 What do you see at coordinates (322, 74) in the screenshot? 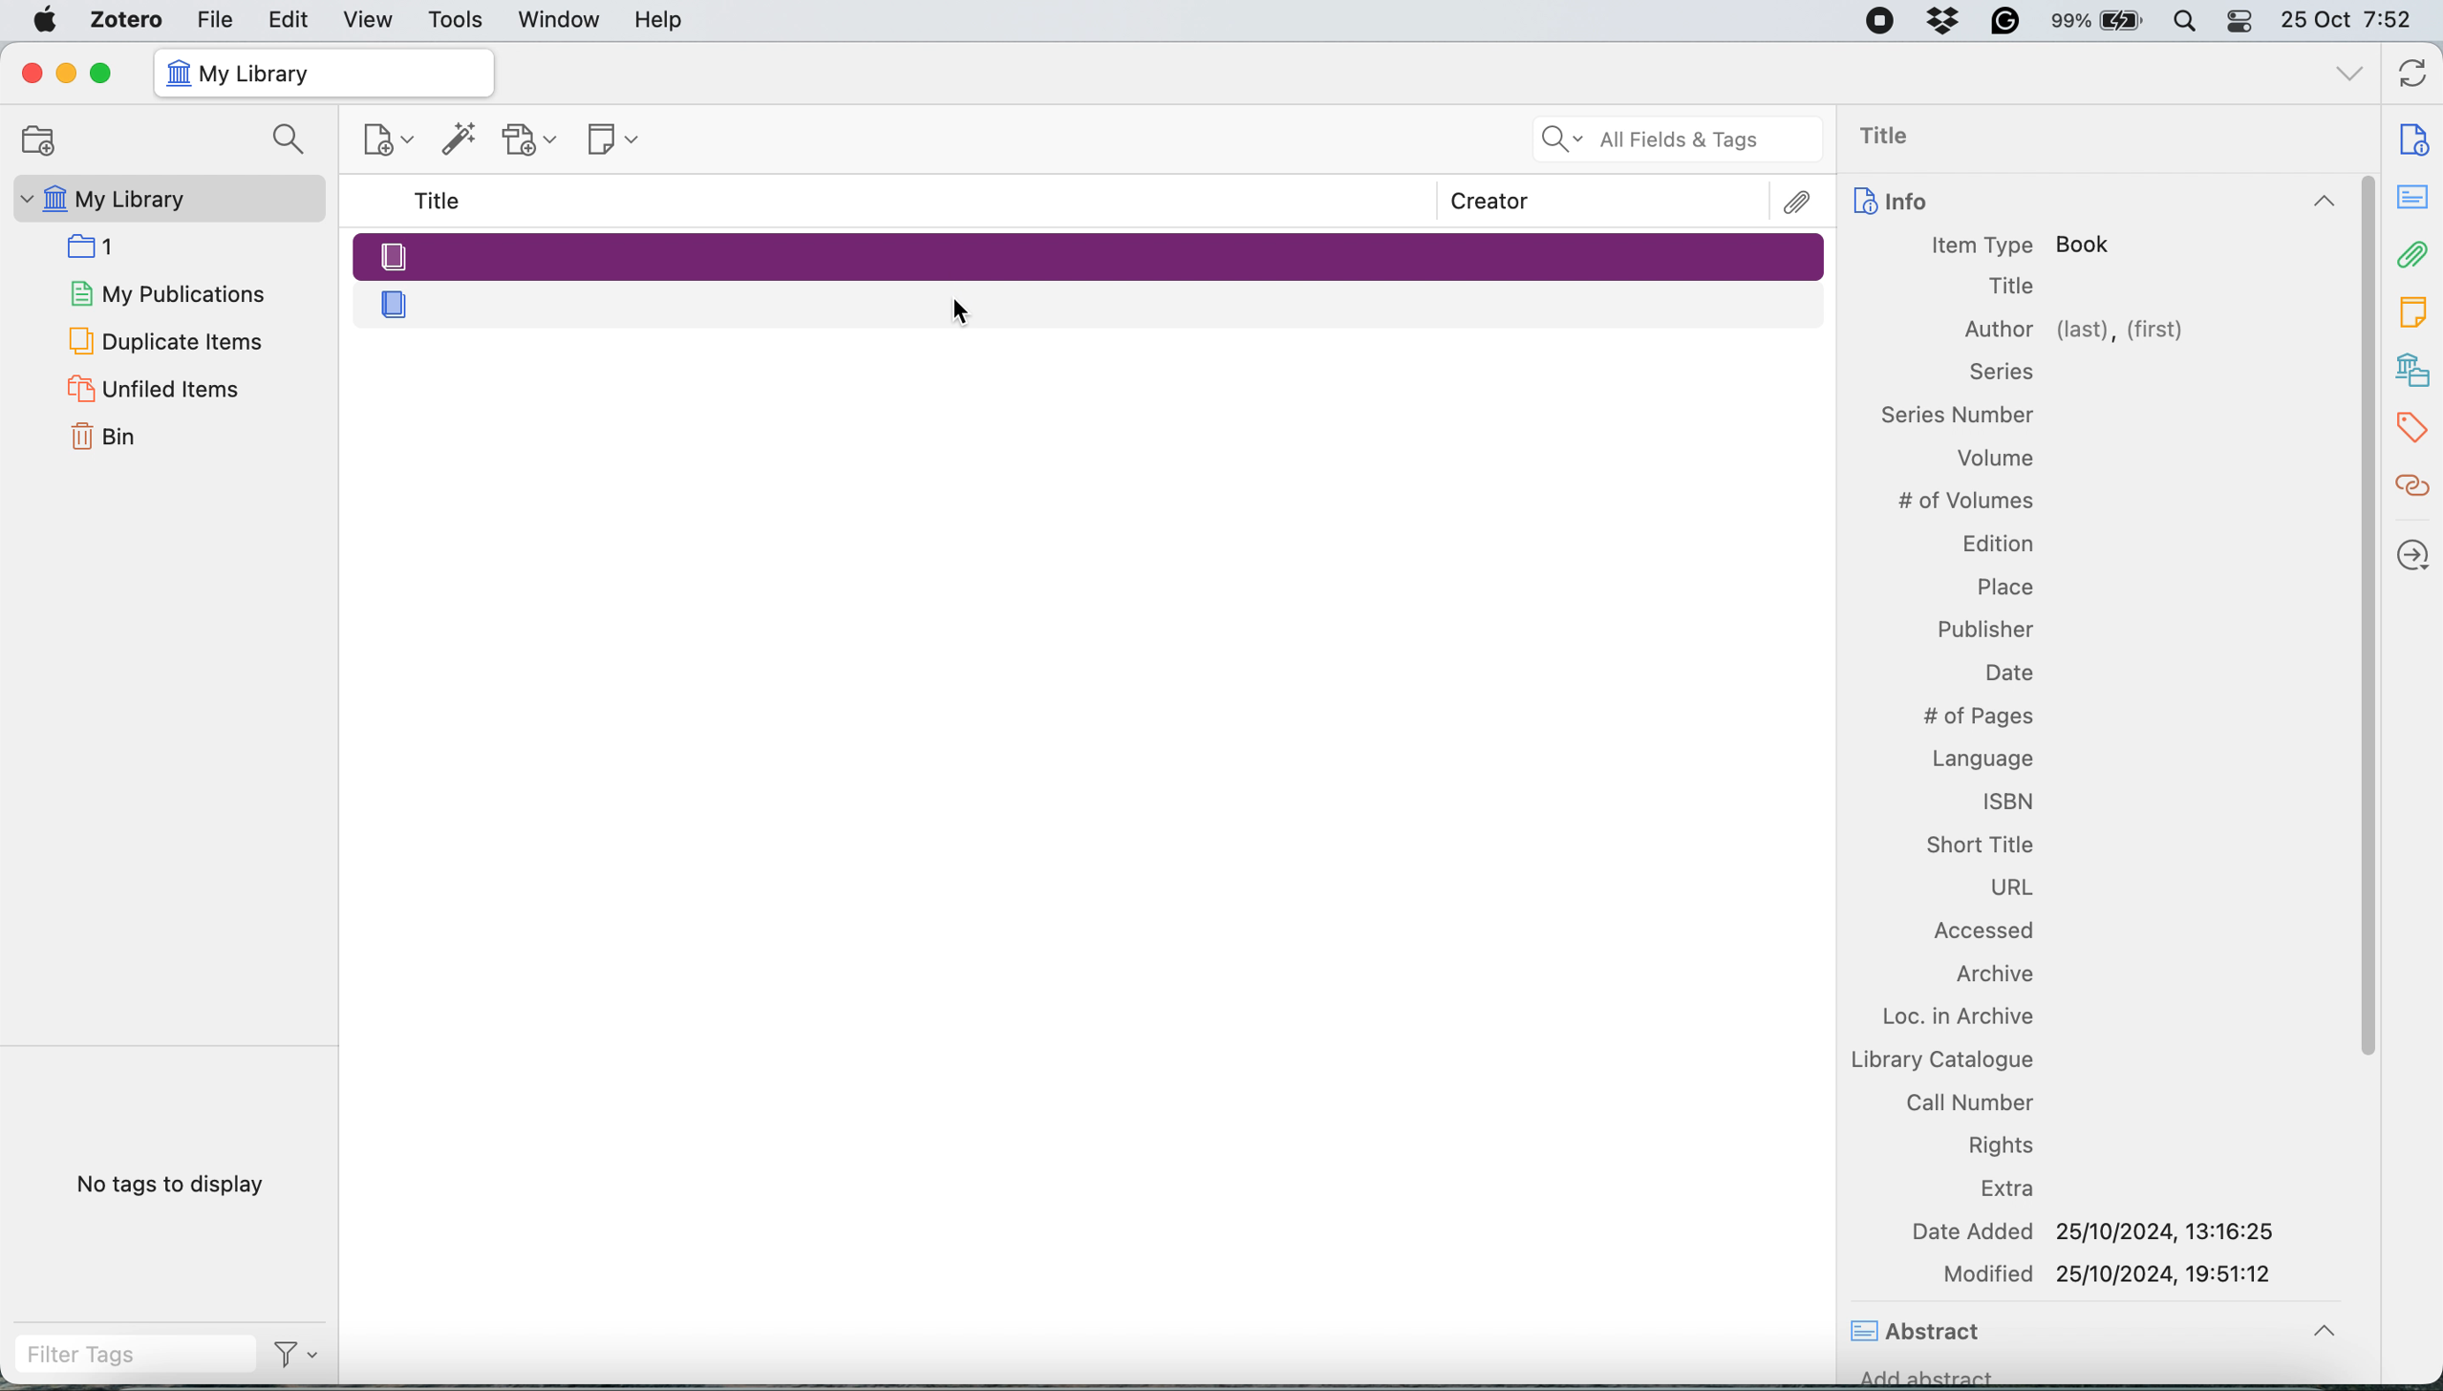
I see `My Library` at bounding box center [322, 74].